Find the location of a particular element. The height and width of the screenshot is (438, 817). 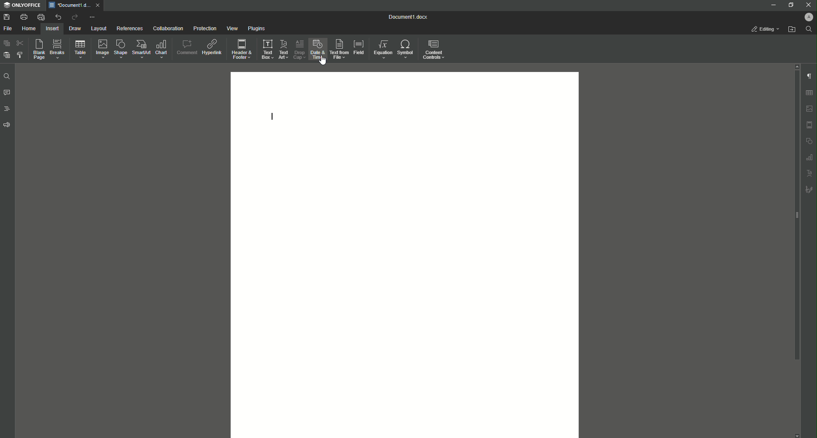

Controls is located at coordinates (435, 49).